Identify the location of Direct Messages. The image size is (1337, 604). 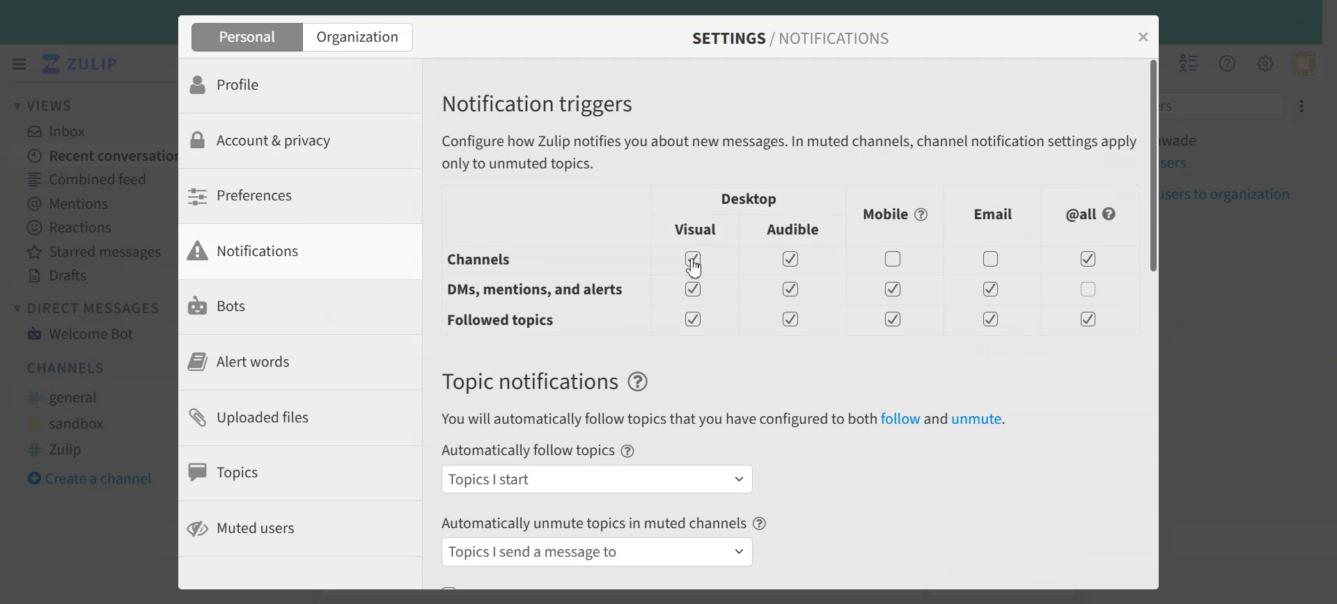
(91, 308).